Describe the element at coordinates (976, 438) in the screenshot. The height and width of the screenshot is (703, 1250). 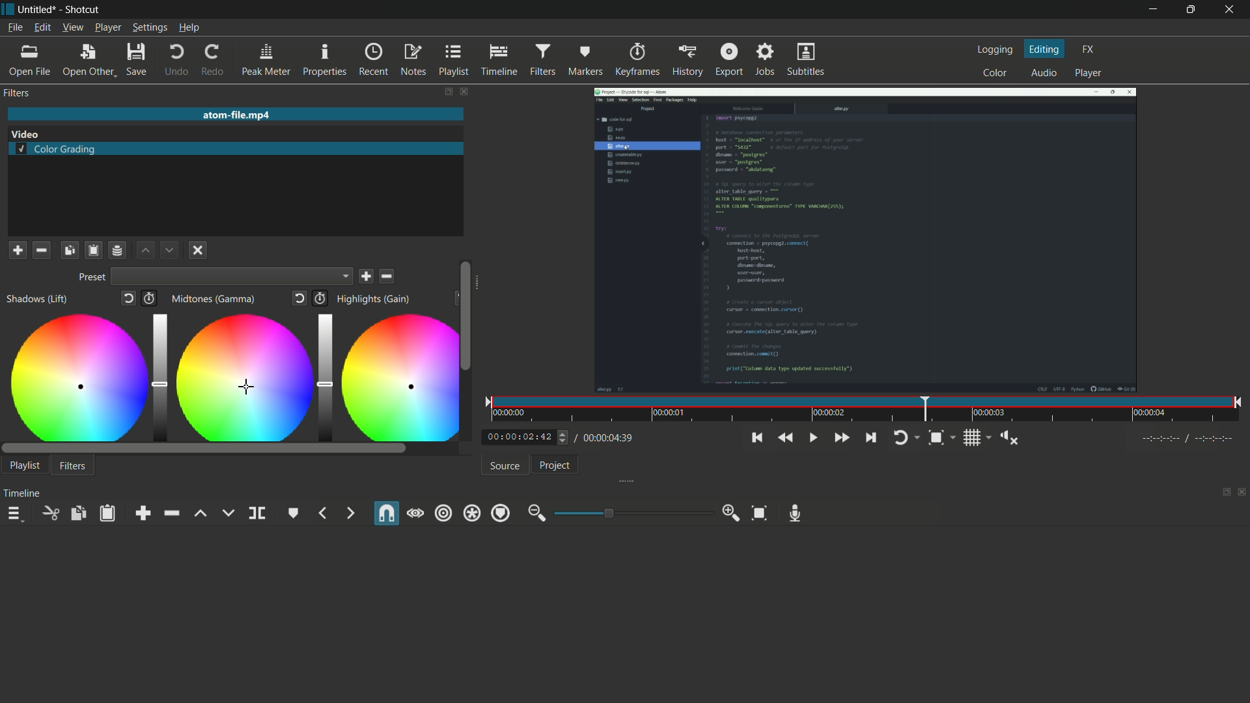
I see `toggle grid` at that location.